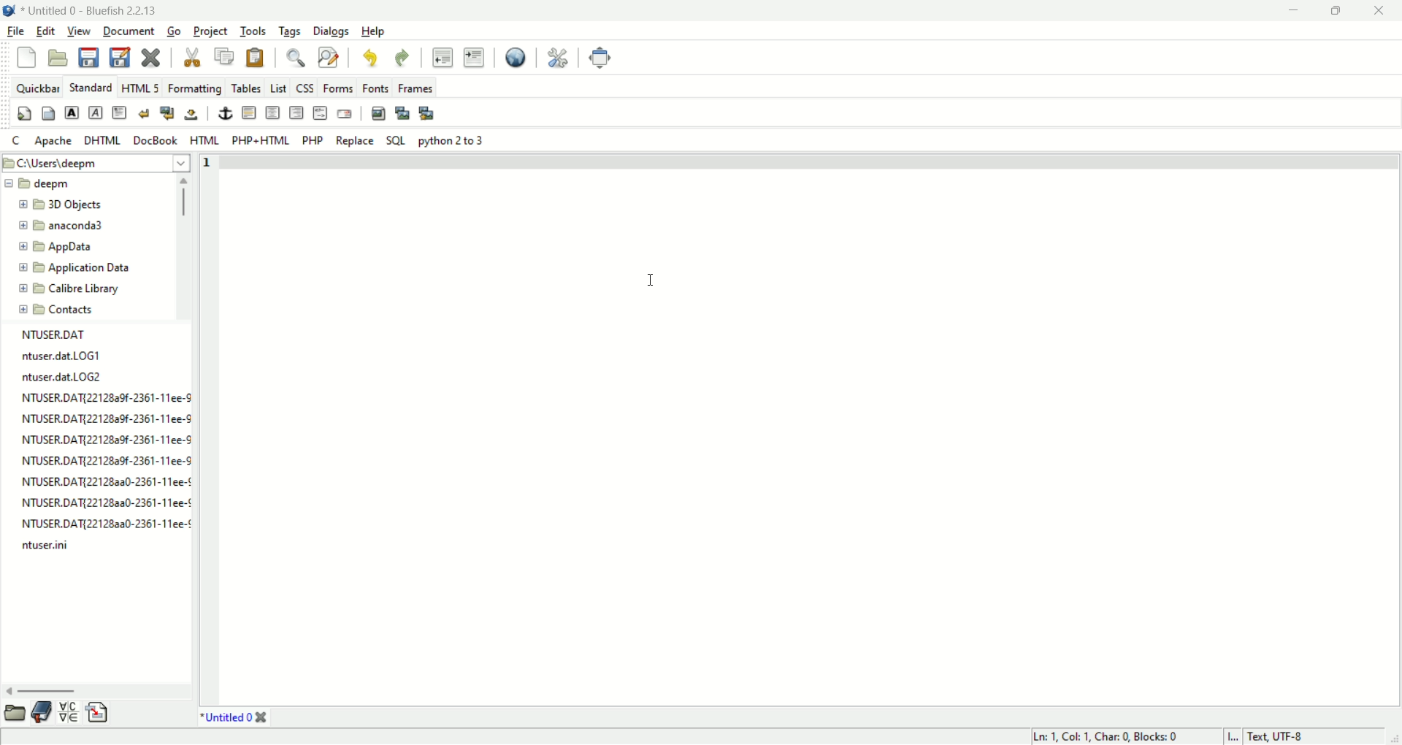  Describe the element at coordinates (288, 31) in the screenshot. I see `tags` at that location.